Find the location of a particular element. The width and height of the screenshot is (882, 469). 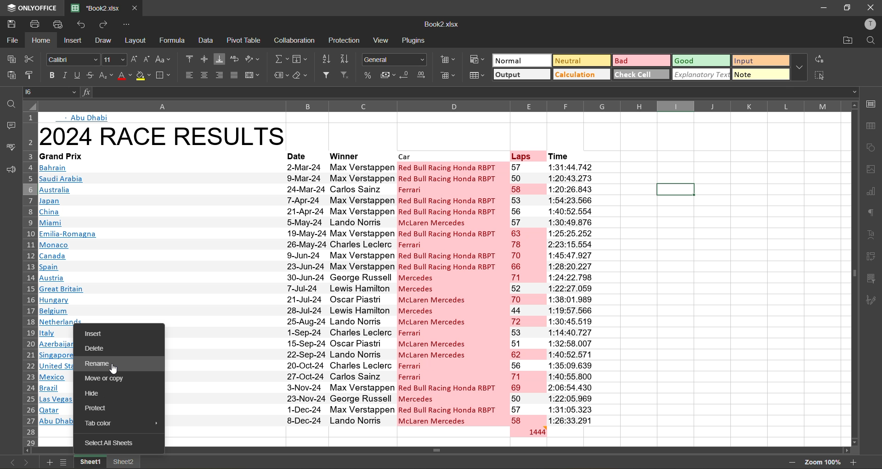

cell address is located at coordinates (51, 91).